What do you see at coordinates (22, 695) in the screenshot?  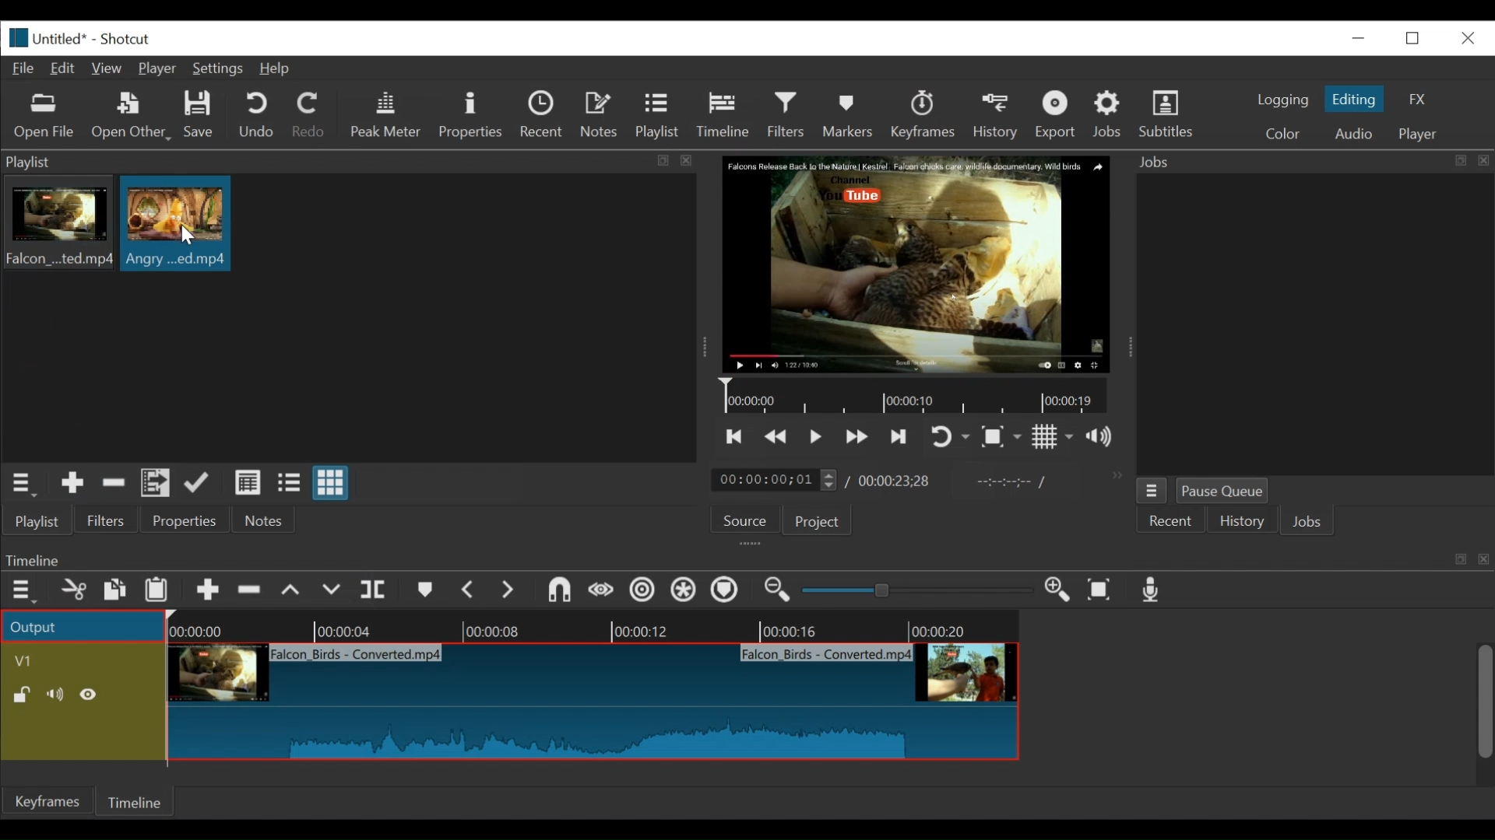 I see `(un)lock track` at bounding box center [22, 695].